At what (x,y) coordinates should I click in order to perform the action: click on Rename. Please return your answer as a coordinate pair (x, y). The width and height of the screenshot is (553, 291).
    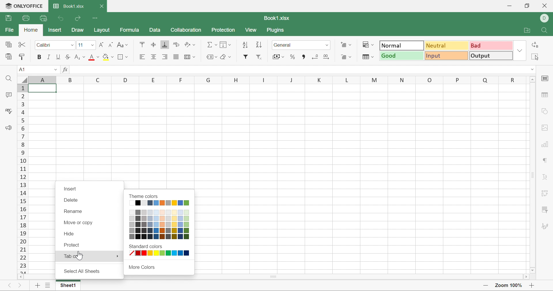
    Looking at the image, I should click on (73, 212).